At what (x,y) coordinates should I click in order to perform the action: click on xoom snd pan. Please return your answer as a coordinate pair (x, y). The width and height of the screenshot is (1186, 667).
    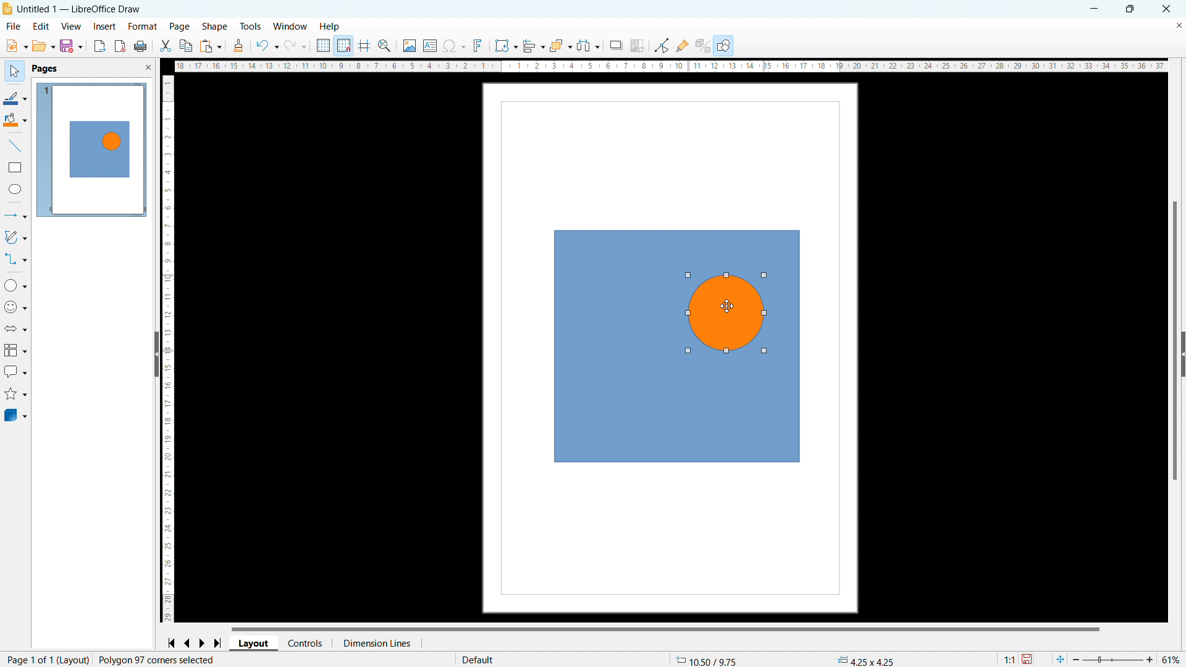
    Looking at the image, I should click on (384, 46).